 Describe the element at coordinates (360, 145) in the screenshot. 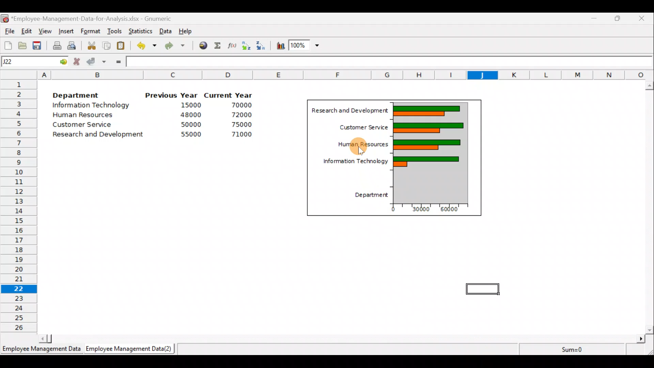

I see `Cursor` at that location.